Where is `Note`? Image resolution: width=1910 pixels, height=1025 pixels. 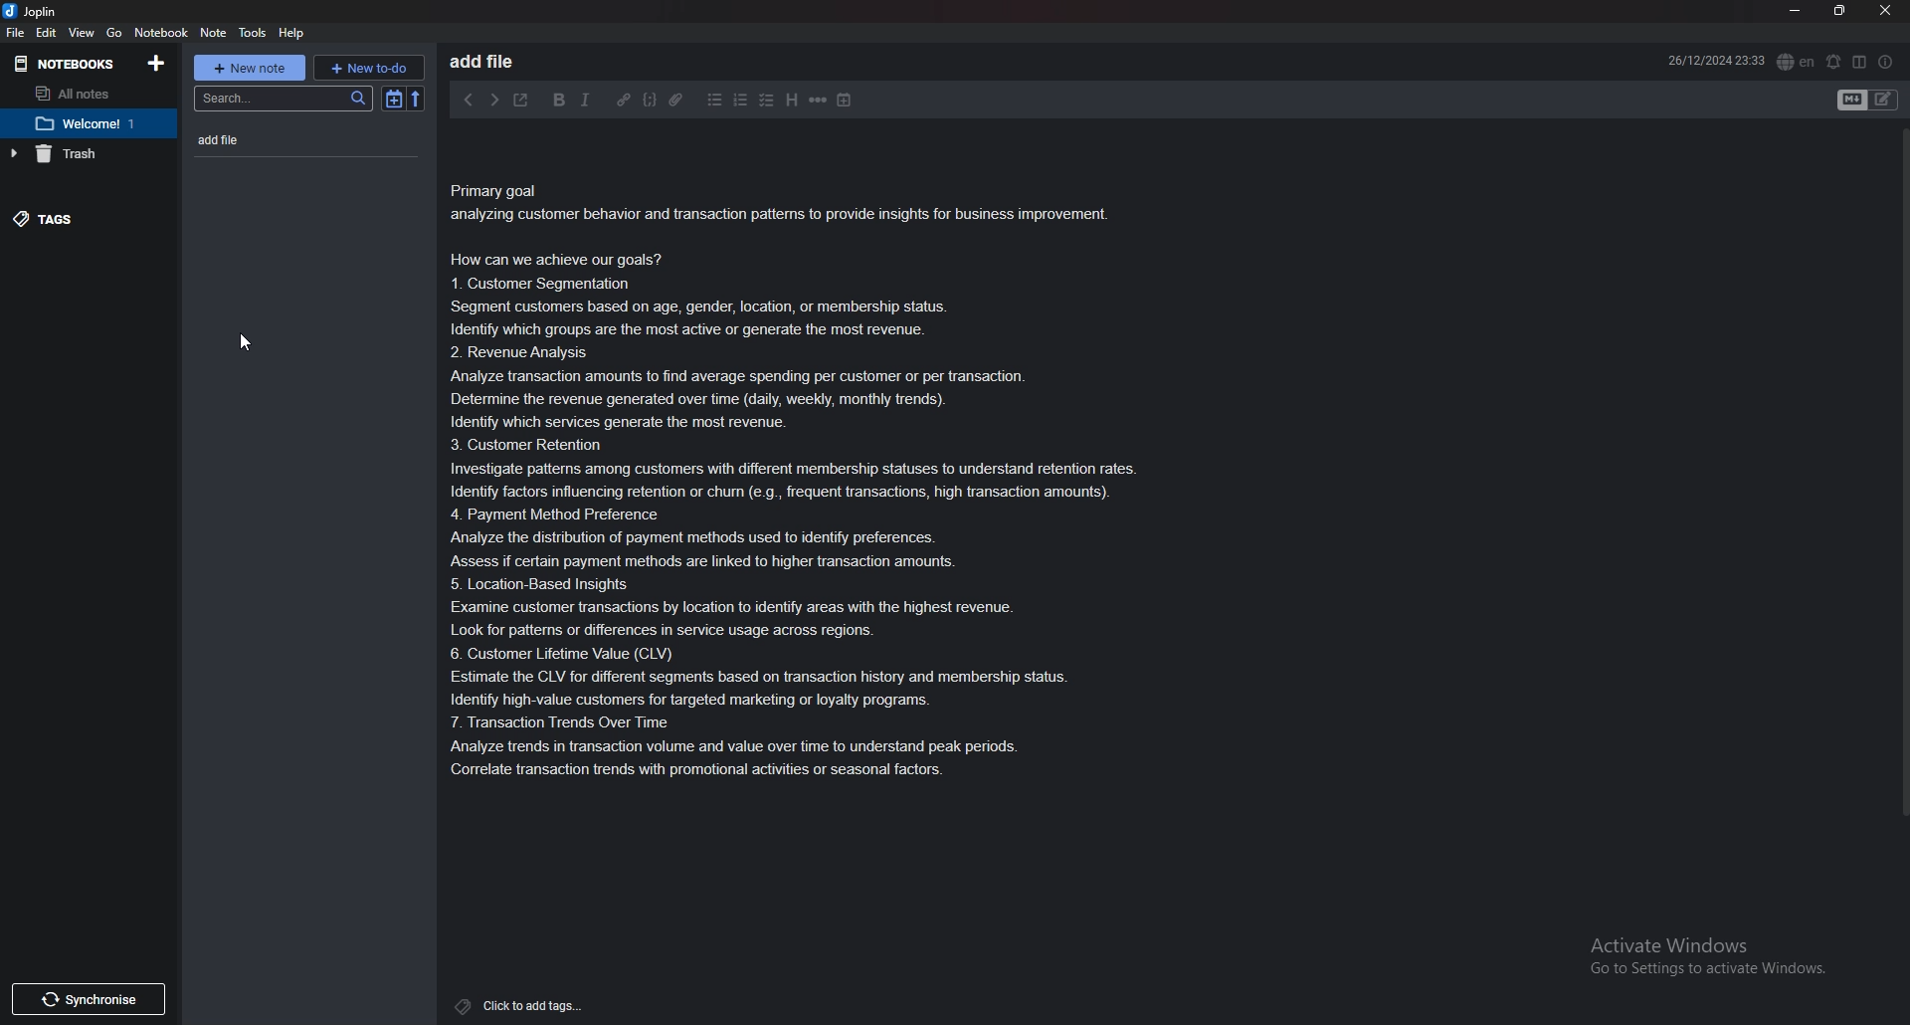 Note is located at coordinates (807, 482).